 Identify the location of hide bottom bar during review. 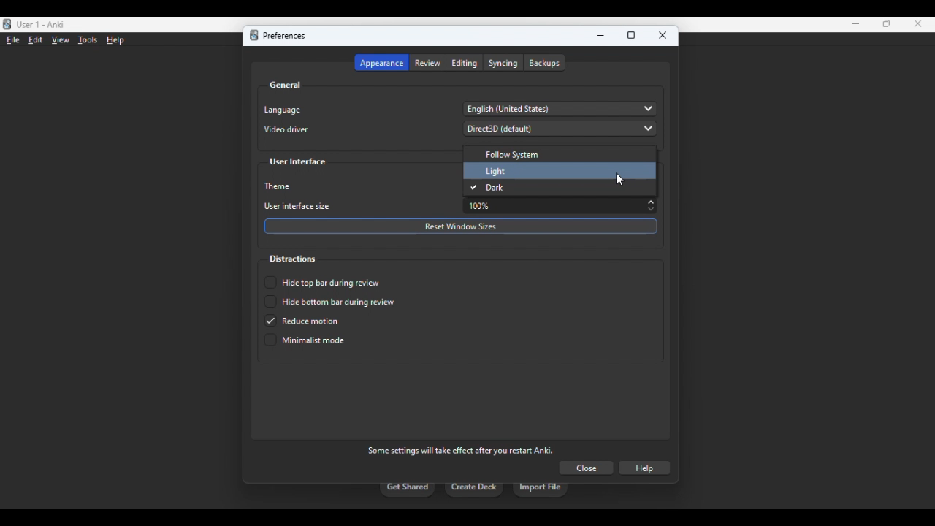
(329, 302).